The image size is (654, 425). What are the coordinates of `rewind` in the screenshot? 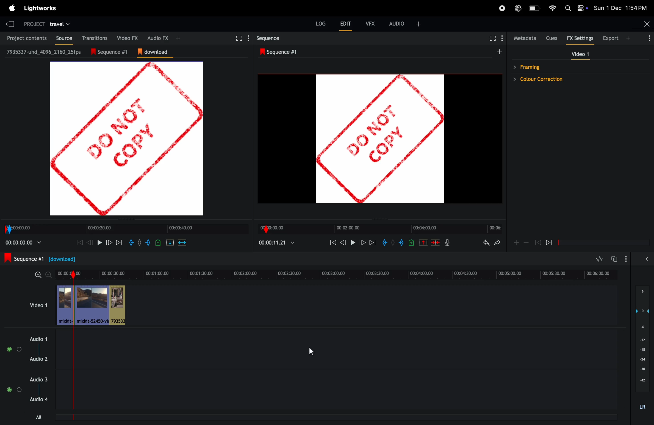 It's located at (549, 242).